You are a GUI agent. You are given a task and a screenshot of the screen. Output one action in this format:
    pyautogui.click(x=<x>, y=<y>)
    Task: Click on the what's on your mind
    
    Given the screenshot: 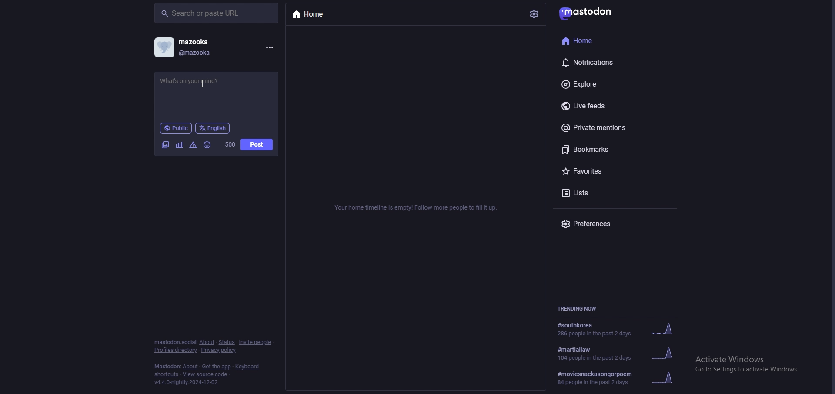 What is the action you would take?
    pyautogui.click(x=213, y=89)
    